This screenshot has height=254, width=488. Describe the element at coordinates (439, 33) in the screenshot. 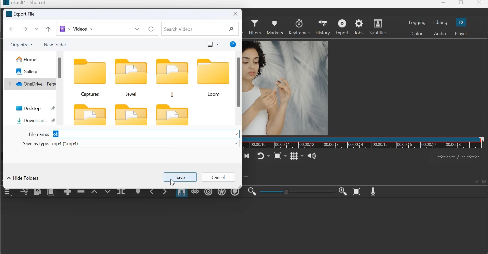

I see `Audio` at that location.